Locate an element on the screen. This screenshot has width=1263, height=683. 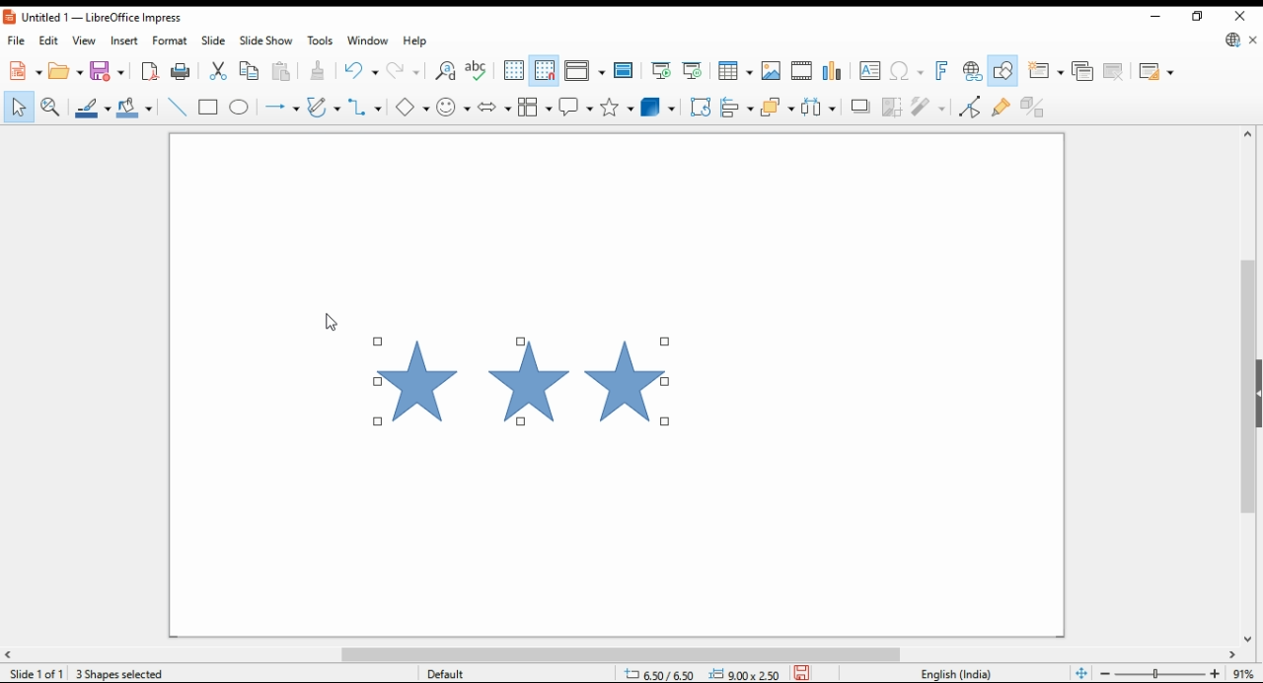
slide show is located at coordinates (264, 41).